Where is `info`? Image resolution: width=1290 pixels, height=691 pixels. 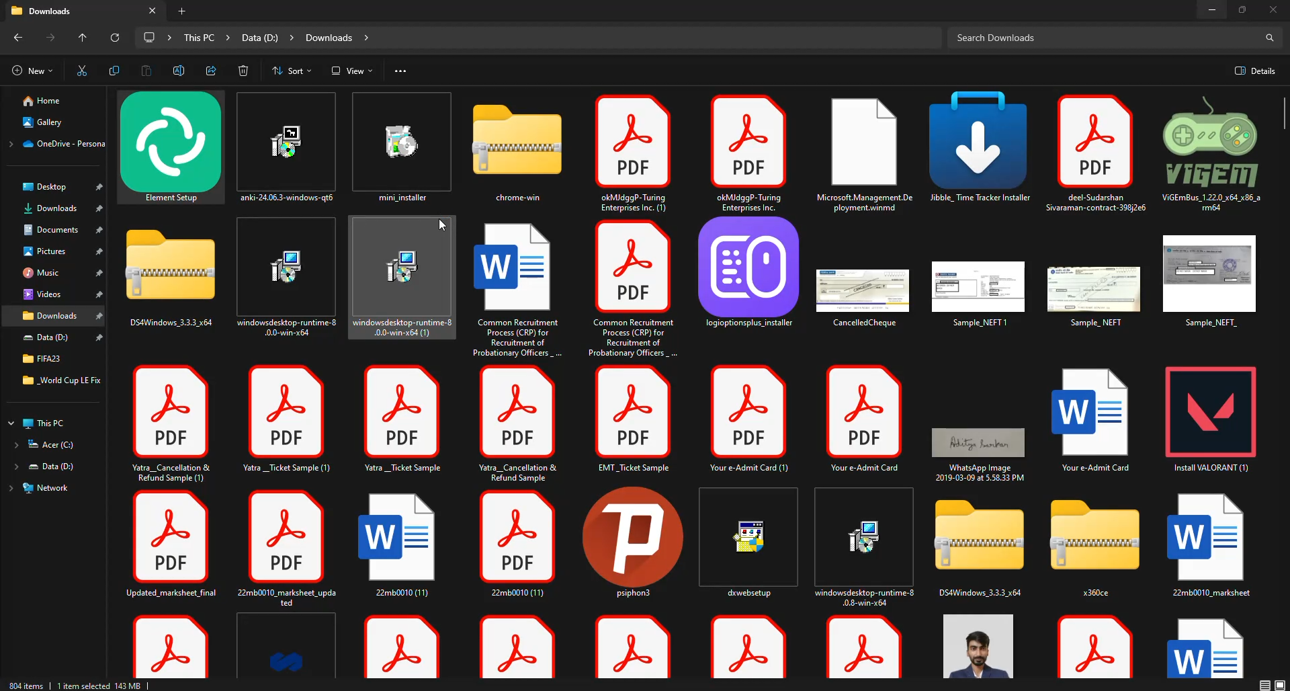
info is located at coordinates (77, 685).